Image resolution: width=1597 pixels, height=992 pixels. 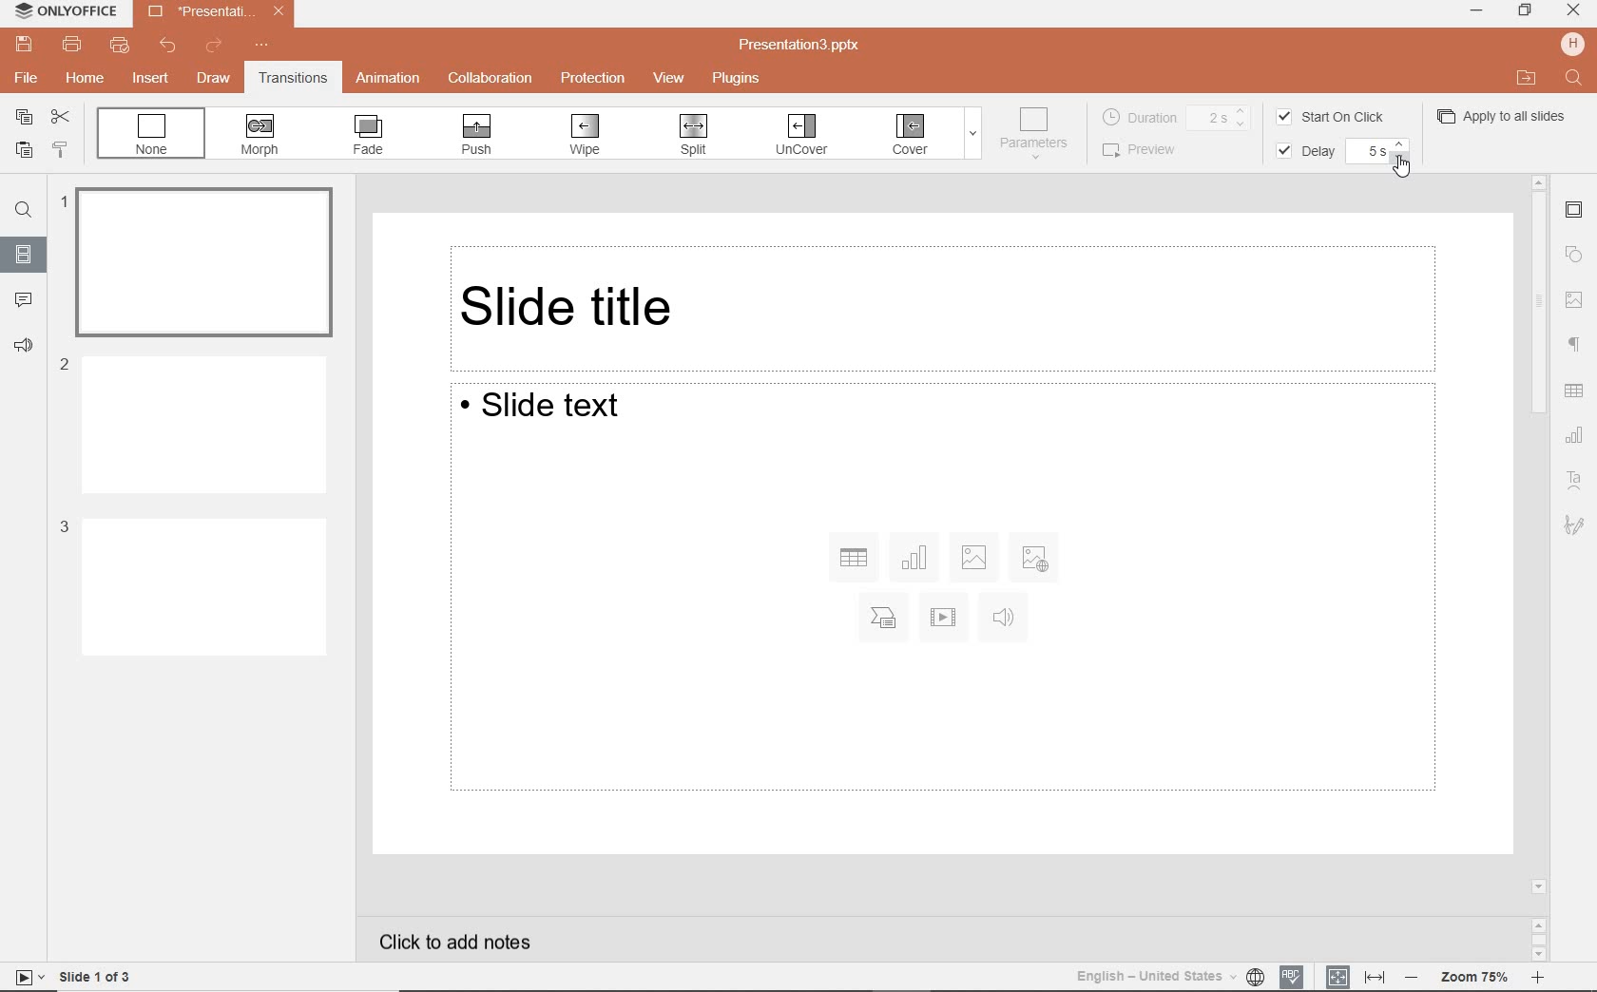 I want to click on find, so click(x=24, y=213).